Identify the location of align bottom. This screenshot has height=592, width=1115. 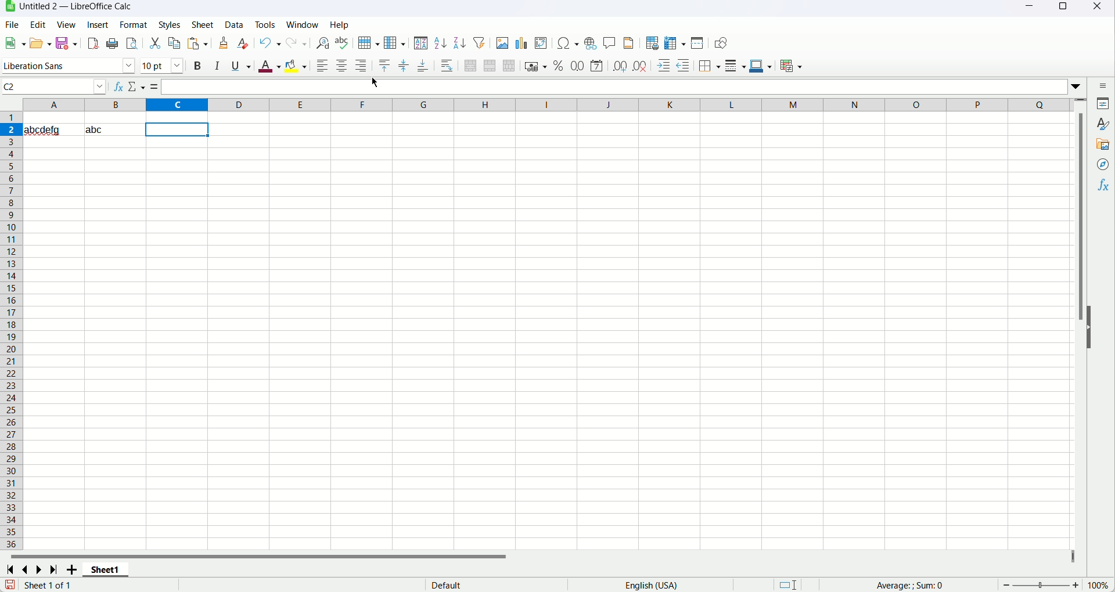
(423, 66).